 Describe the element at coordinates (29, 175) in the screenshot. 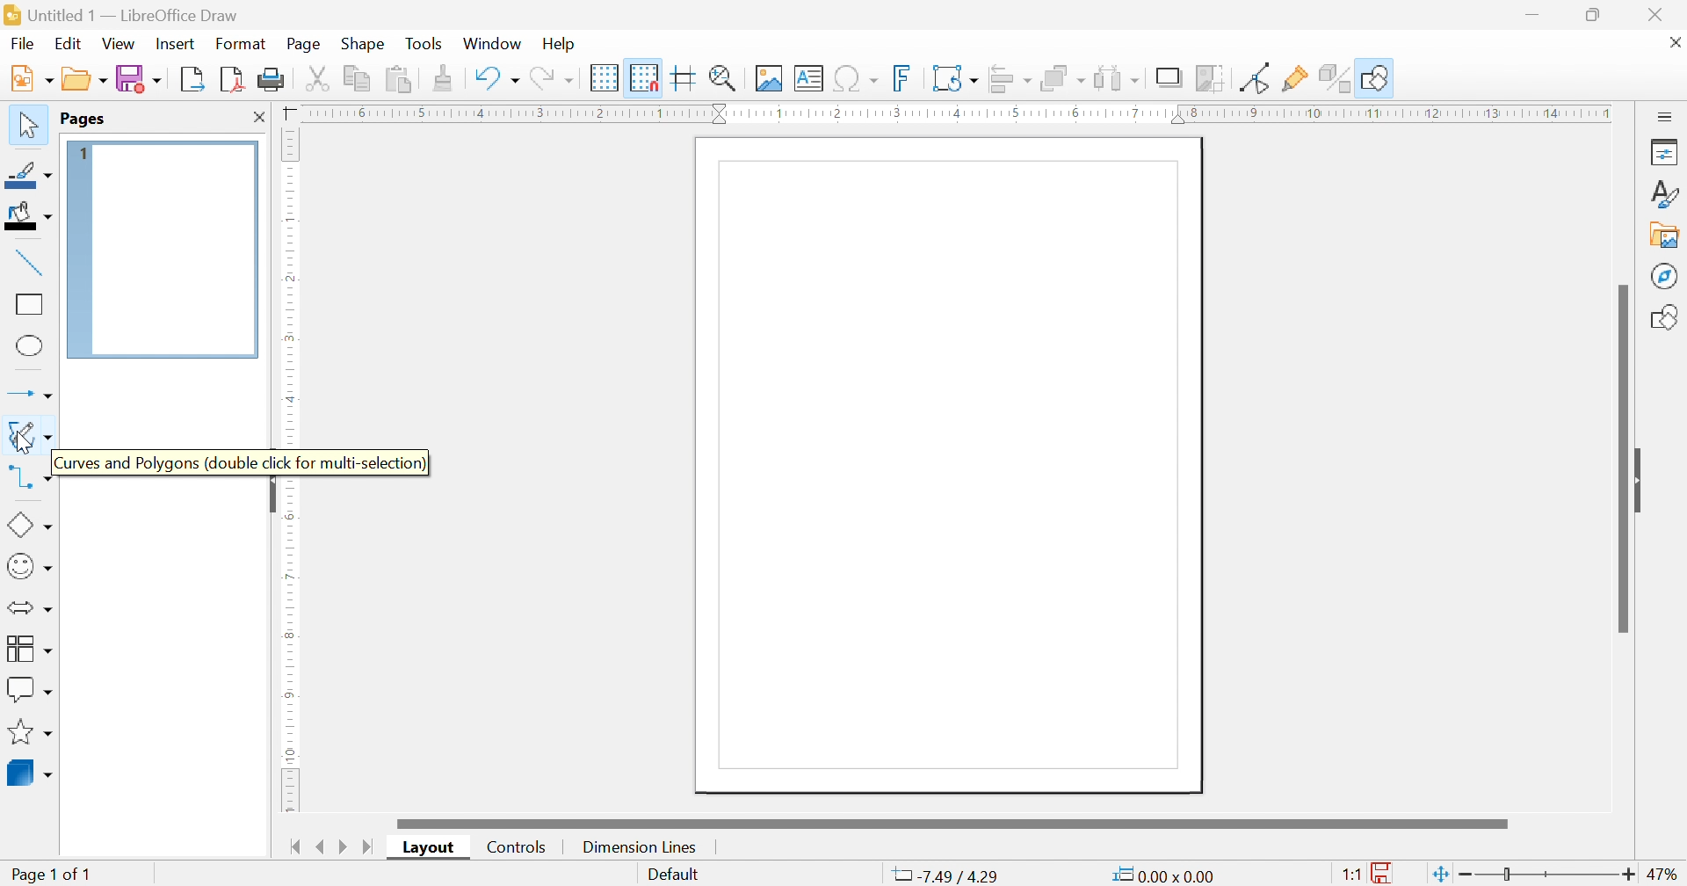

I see `line color` at that location.